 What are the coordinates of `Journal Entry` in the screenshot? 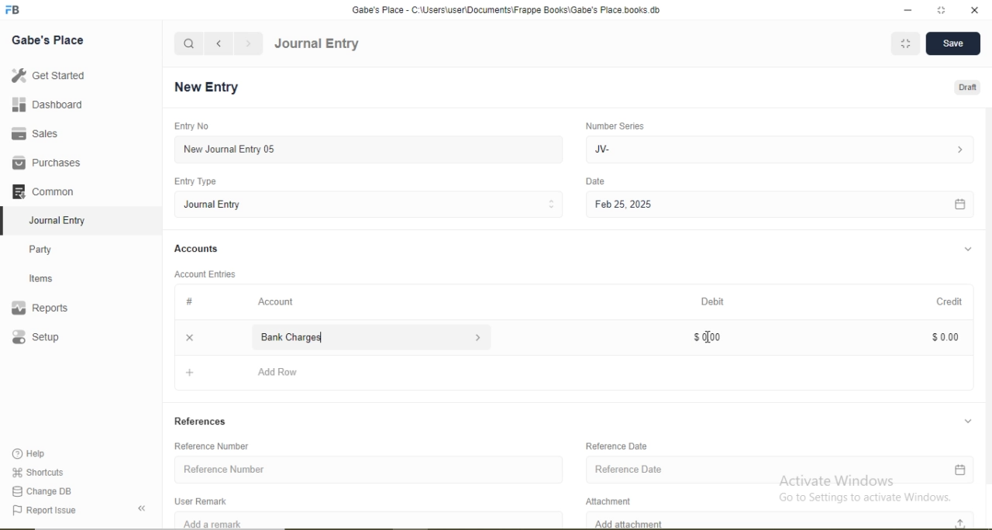 It's located at (62, 219).